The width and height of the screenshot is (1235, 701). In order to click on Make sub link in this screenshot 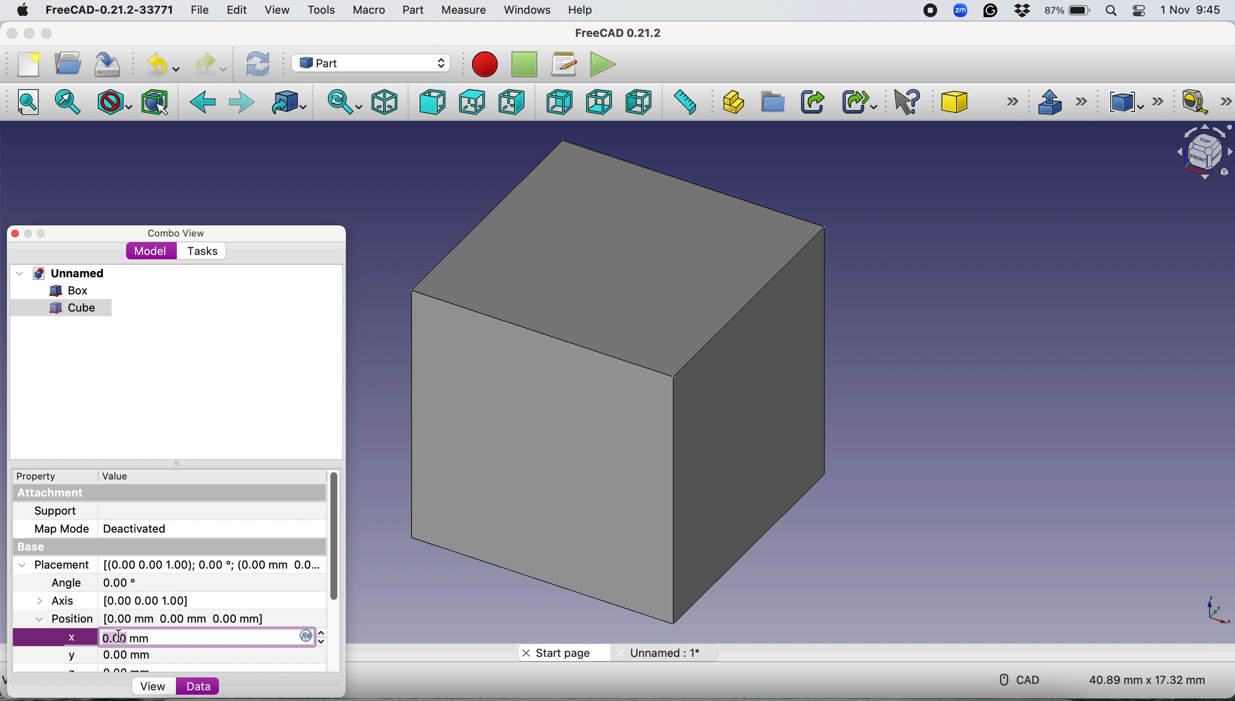, I will do `click(855, 100)`.